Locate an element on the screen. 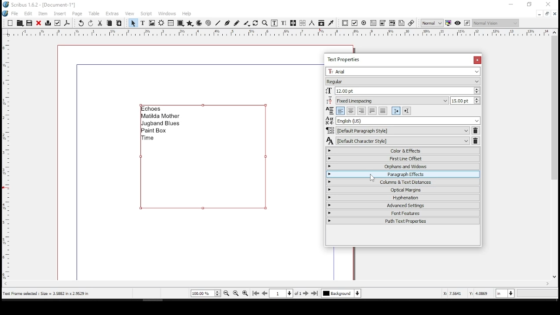 The image size is (560, 315). edit text with story editor is located at coordinates (282, 23).